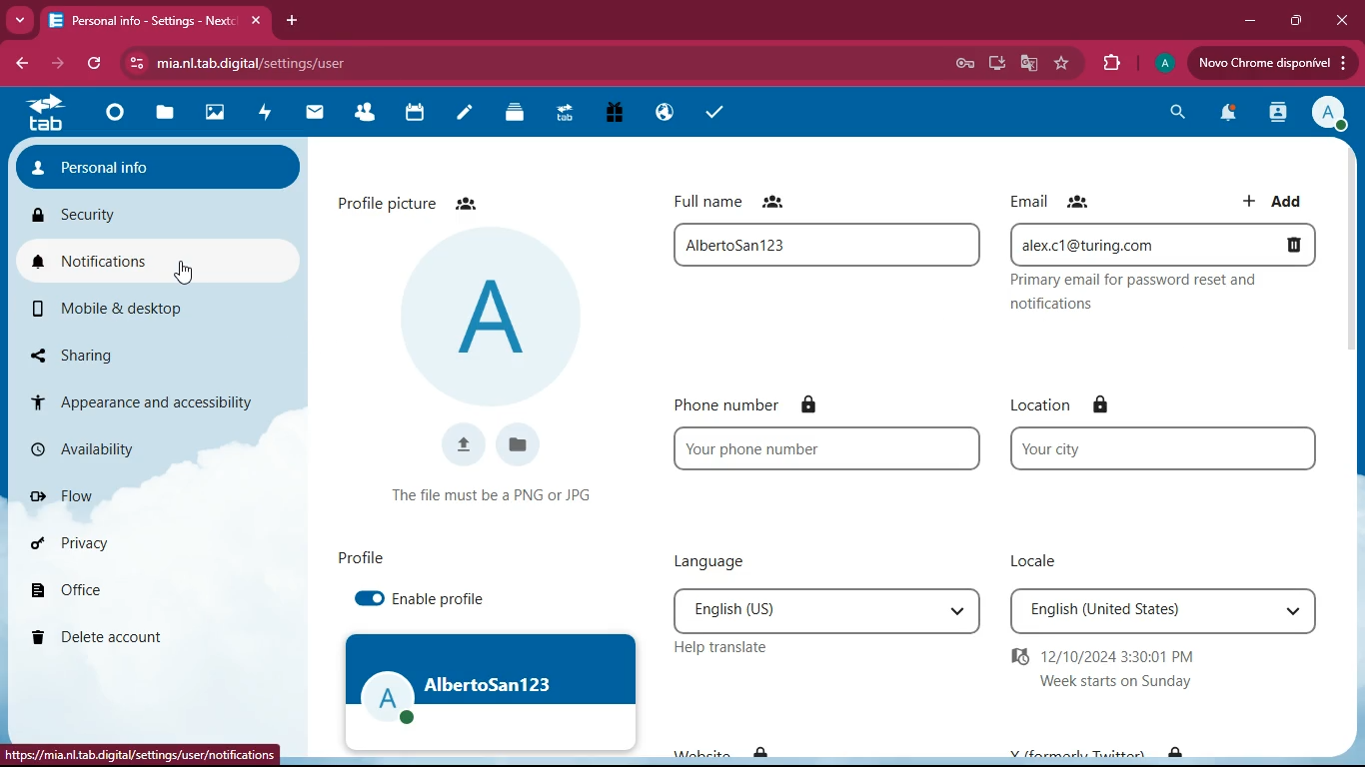 The width and height of the screenshot is (1365, 767). I want to click on notifications, so click(147, 262).